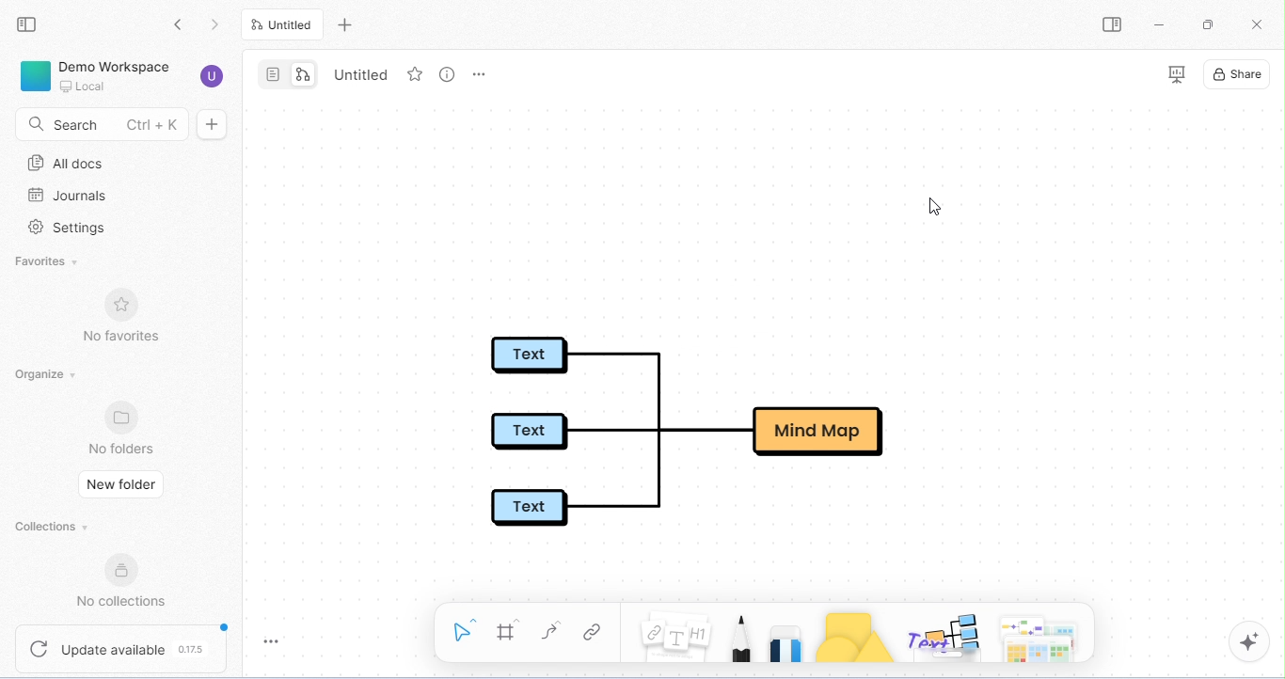 This screenshot has width=1285, height=679. What do you see at coordinates (97, 75) in the screenshot?
I see `demo workspace` at bounding box center [97, 75].